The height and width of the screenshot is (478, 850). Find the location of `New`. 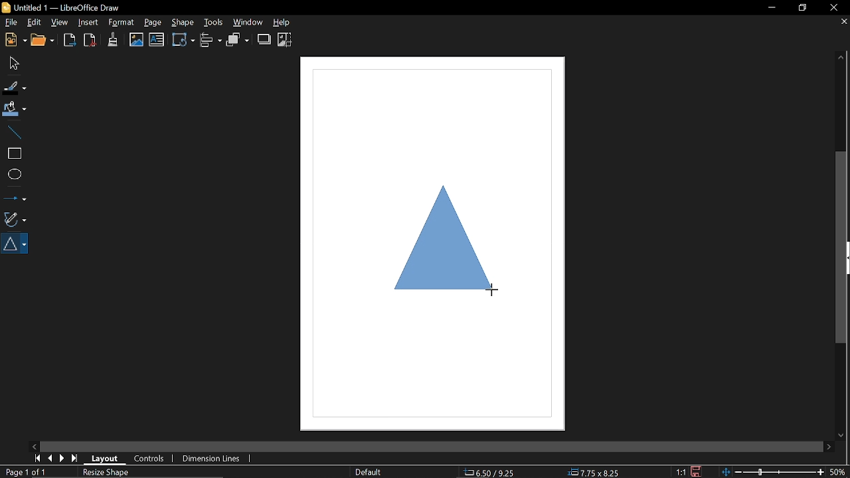

New is located at coordinates (14, 40).